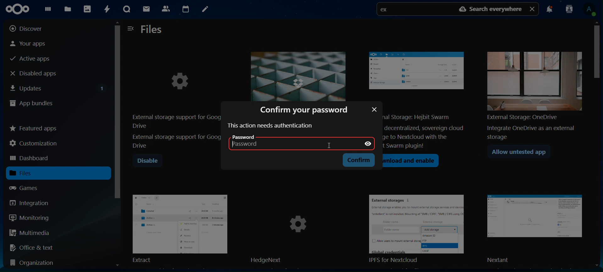 This screenshot has height=272, width=603. What do you see at coordinates (599, 144) in the screenshot?
I see `scrollbar` at bounding box center [599, 144].